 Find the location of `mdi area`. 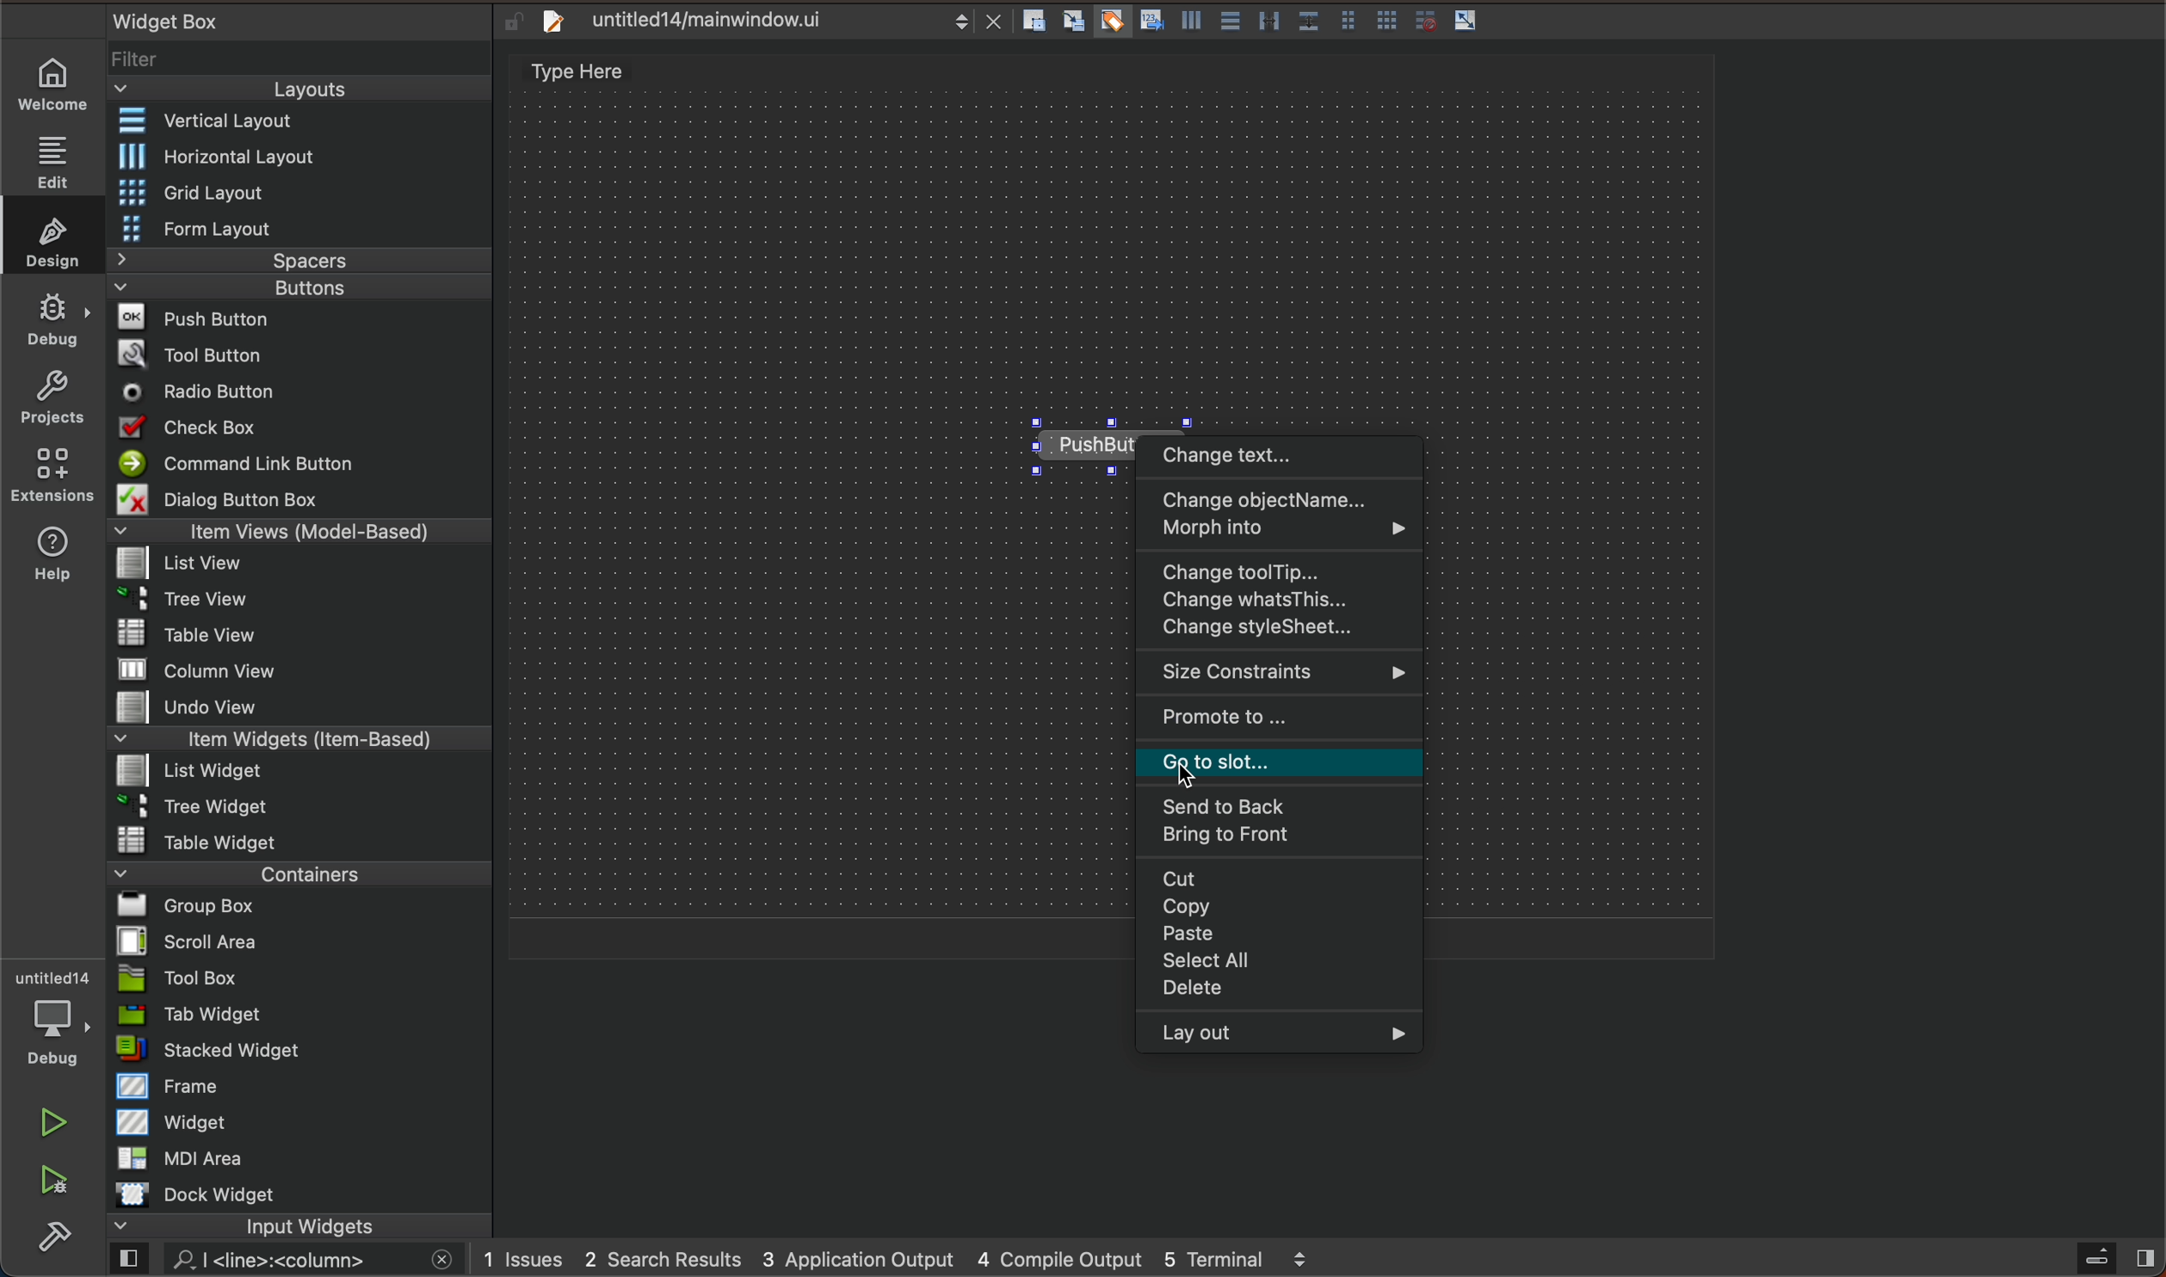

mdi area is located at coordinates (301, 1163).